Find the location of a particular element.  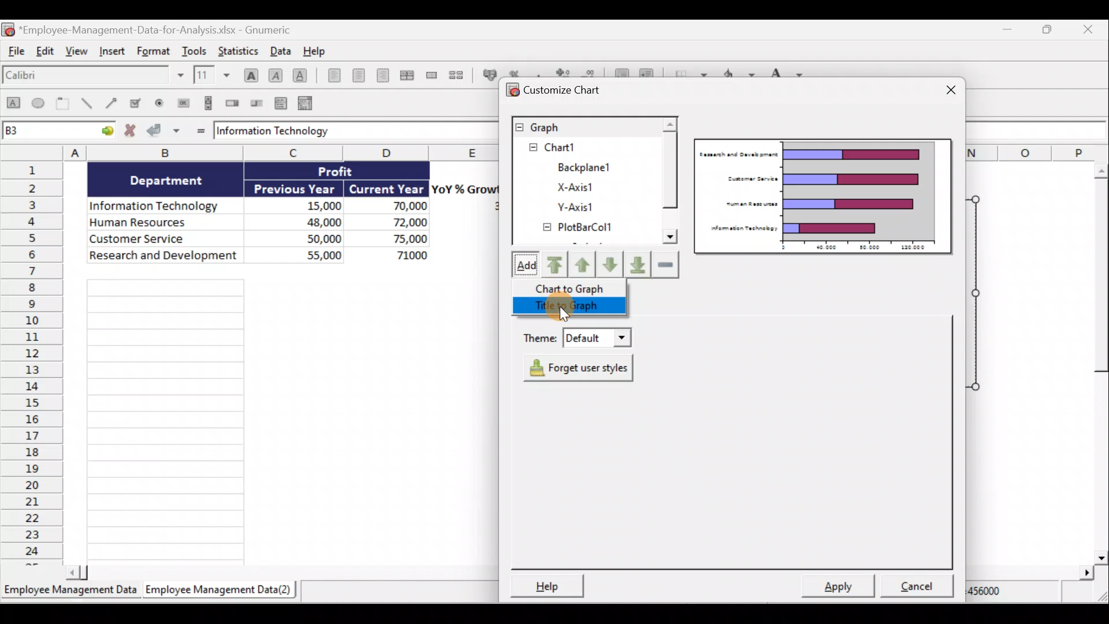

72,000 is located at coordinates (400, 223).